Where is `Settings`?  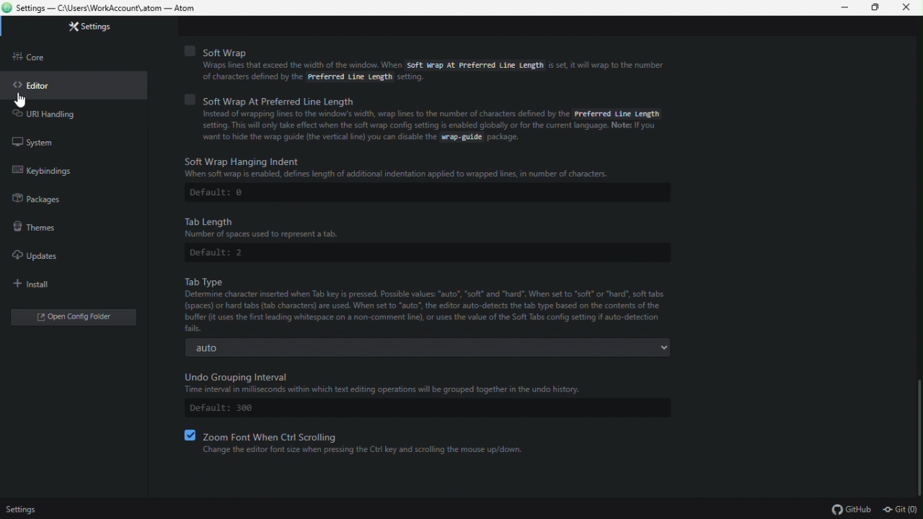 Settings is located at coordinates (97, 28).